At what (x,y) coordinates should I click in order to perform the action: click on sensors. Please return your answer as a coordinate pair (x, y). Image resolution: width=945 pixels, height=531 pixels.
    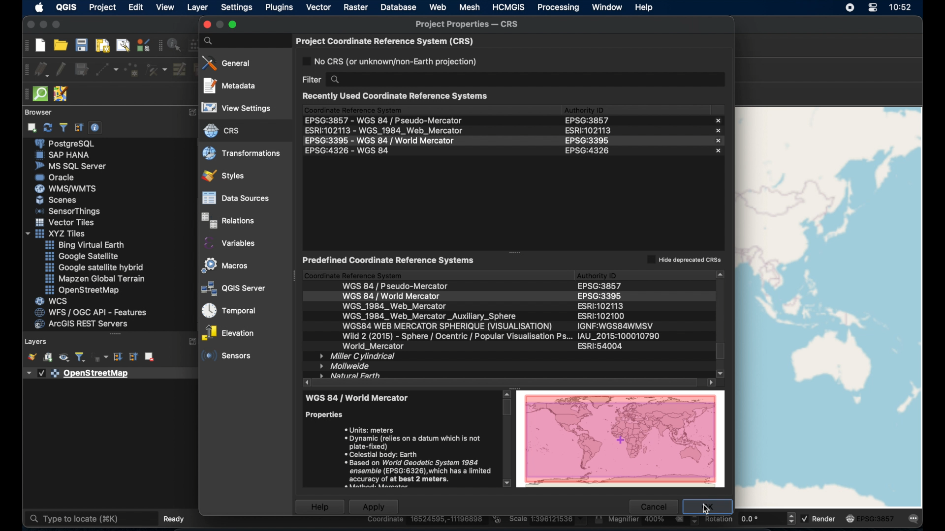
    Looking at the image, I should click on (228, 357).